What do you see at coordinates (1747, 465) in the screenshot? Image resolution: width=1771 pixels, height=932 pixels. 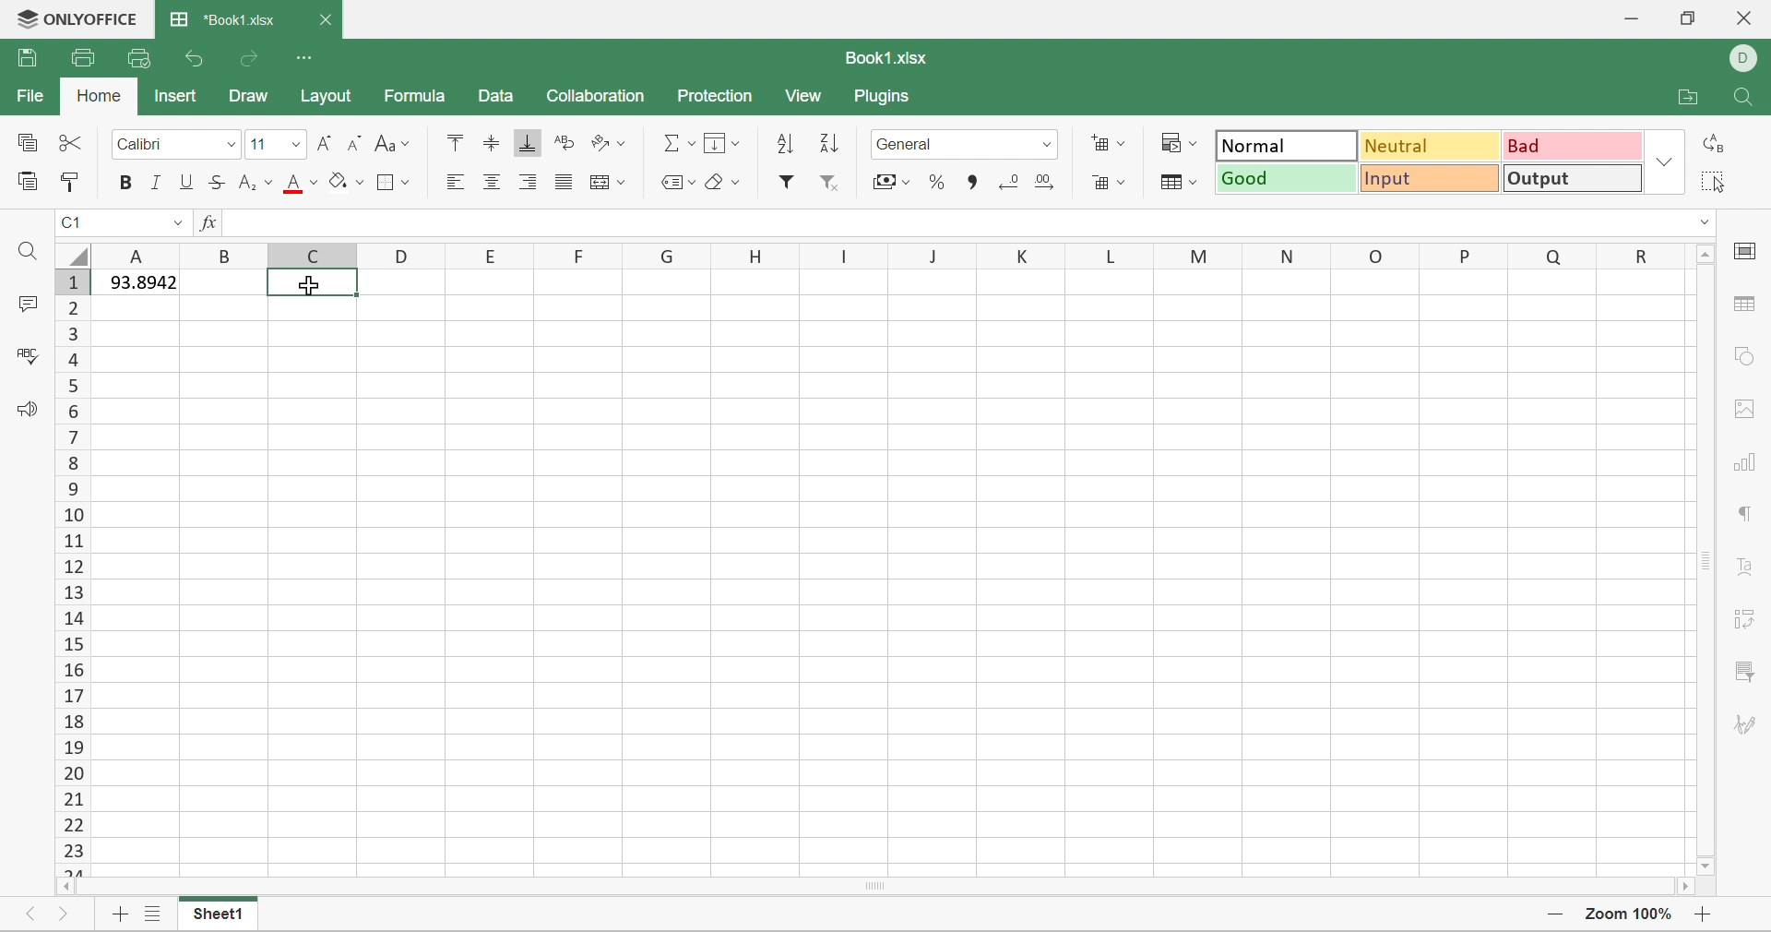 I see `Chart settings` at bounding box center [1747, 465].